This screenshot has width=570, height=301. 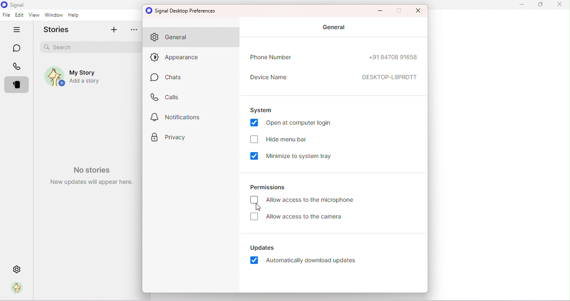 What do you see at coordinates (419, 11) in the screenshot?
I see `Maximize` at bounding box center [419, 11].